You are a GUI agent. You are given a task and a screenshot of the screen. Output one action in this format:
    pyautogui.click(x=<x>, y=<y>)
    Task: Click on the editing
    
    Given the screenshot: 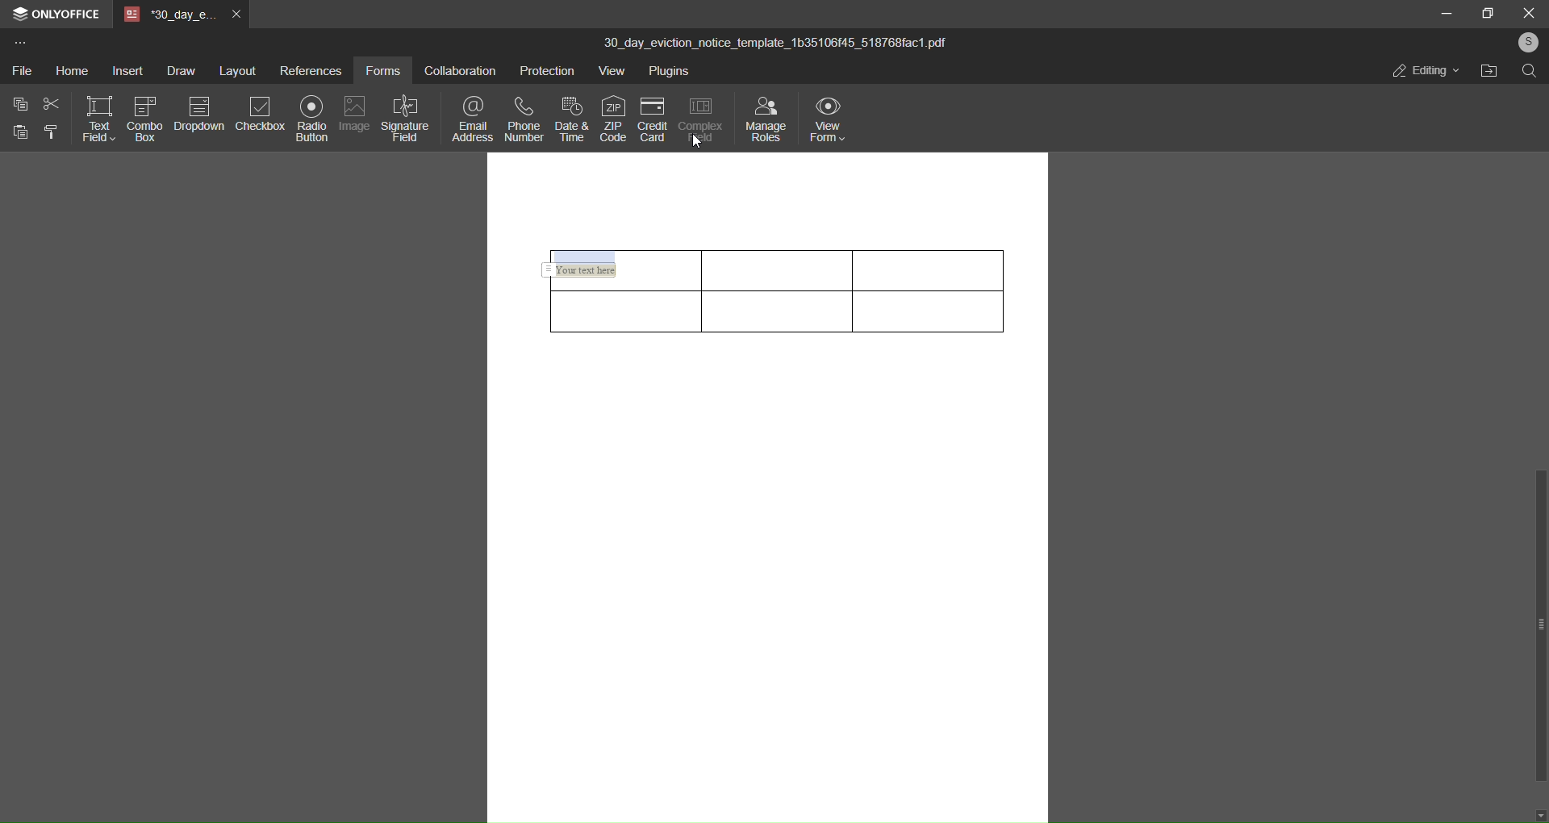 What is the action you would take?
    pyautogui.click(x=1425, y=73)
    